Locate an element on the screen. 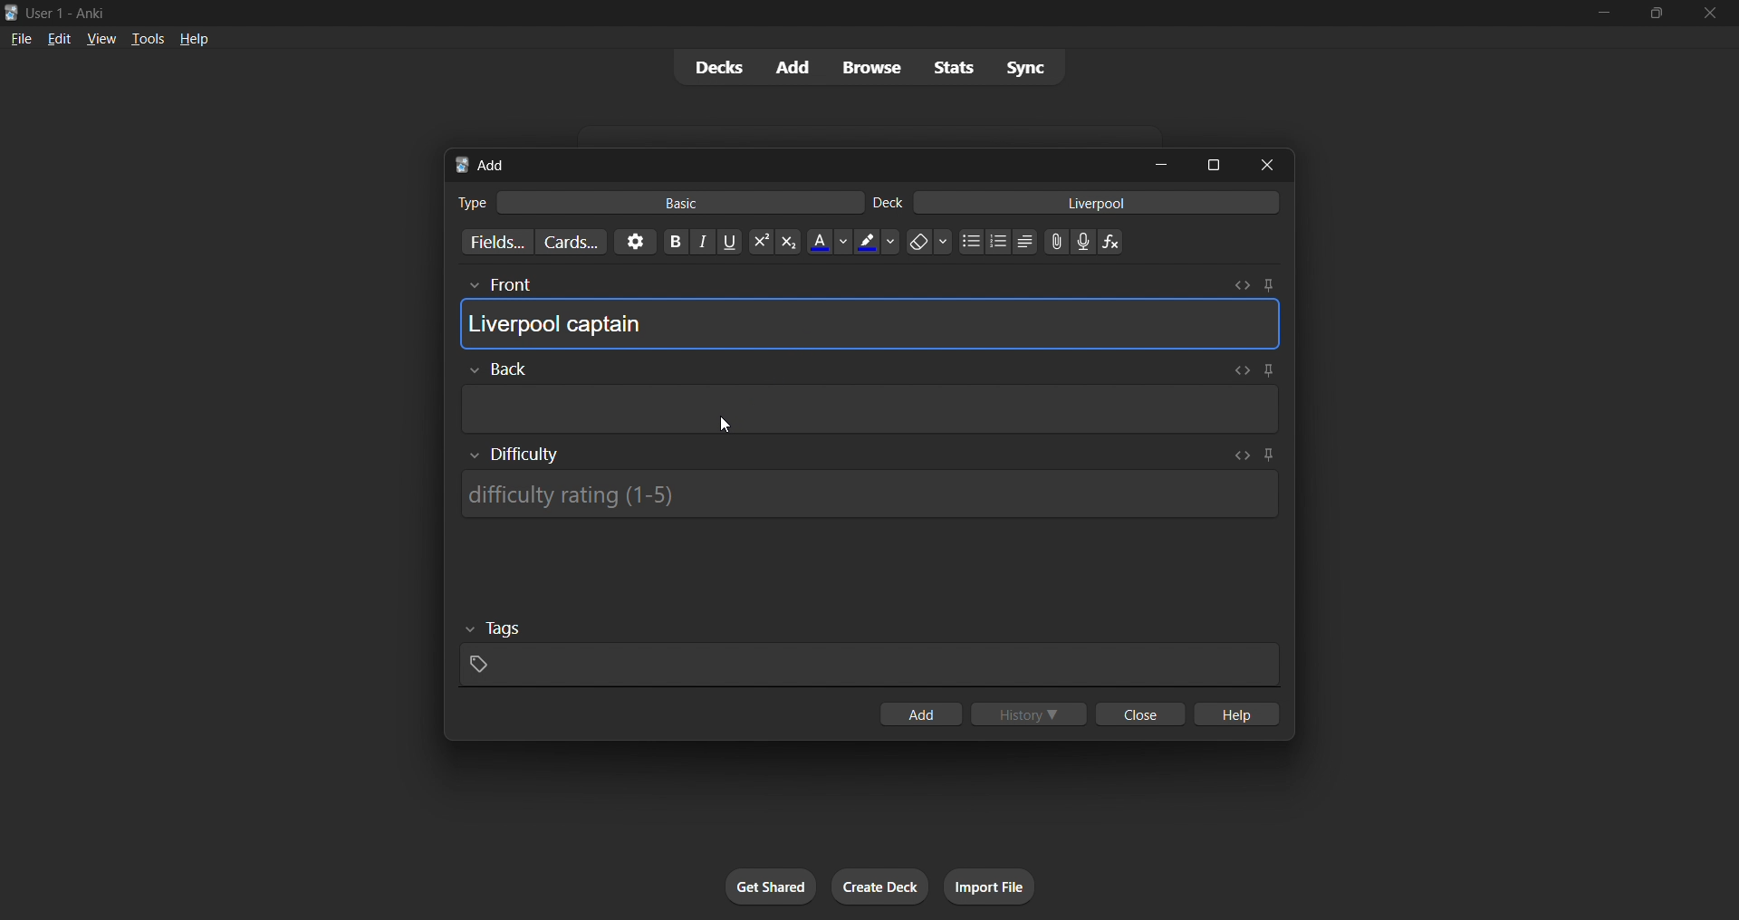  add is located at coordinates (794, 68).